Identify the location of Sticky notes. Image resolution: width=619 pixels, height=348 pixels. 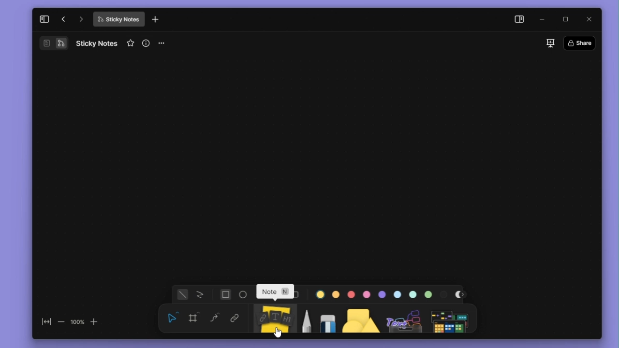
(273, 319).